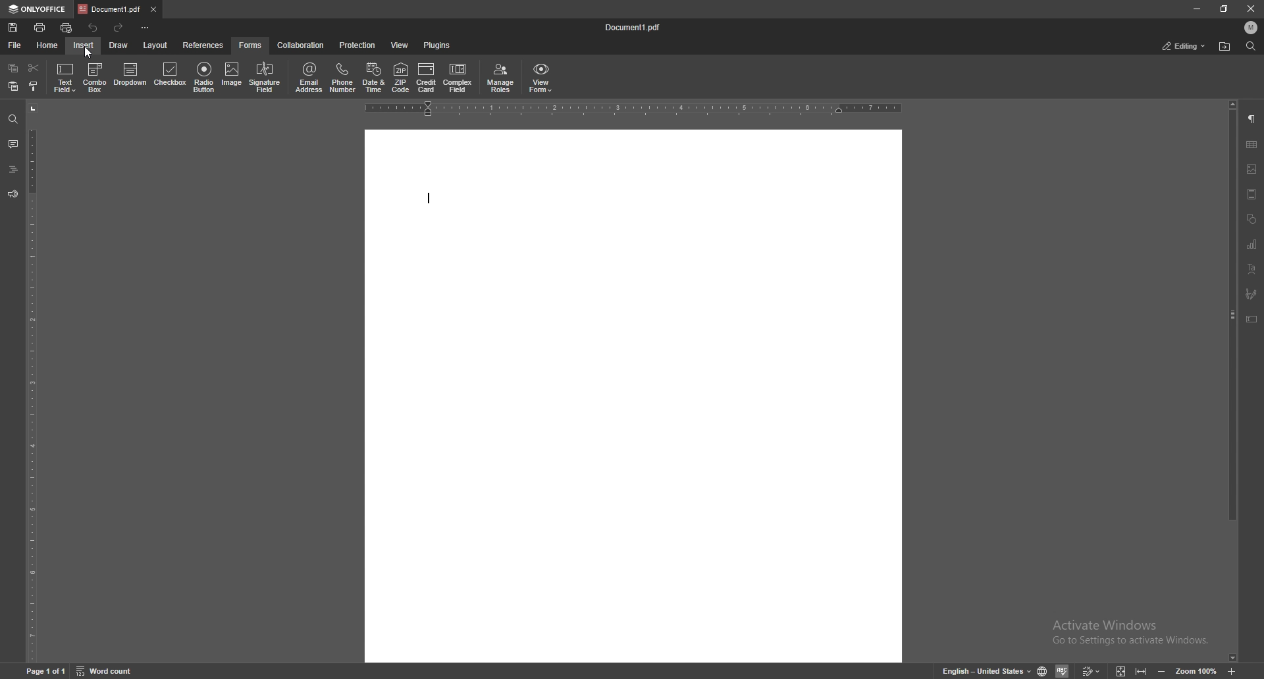 The width and height of the screenshot is (1264, 679). Describe the element at coordinates (633, 109) in the screenshot. I see `horizontal scale` at that location.